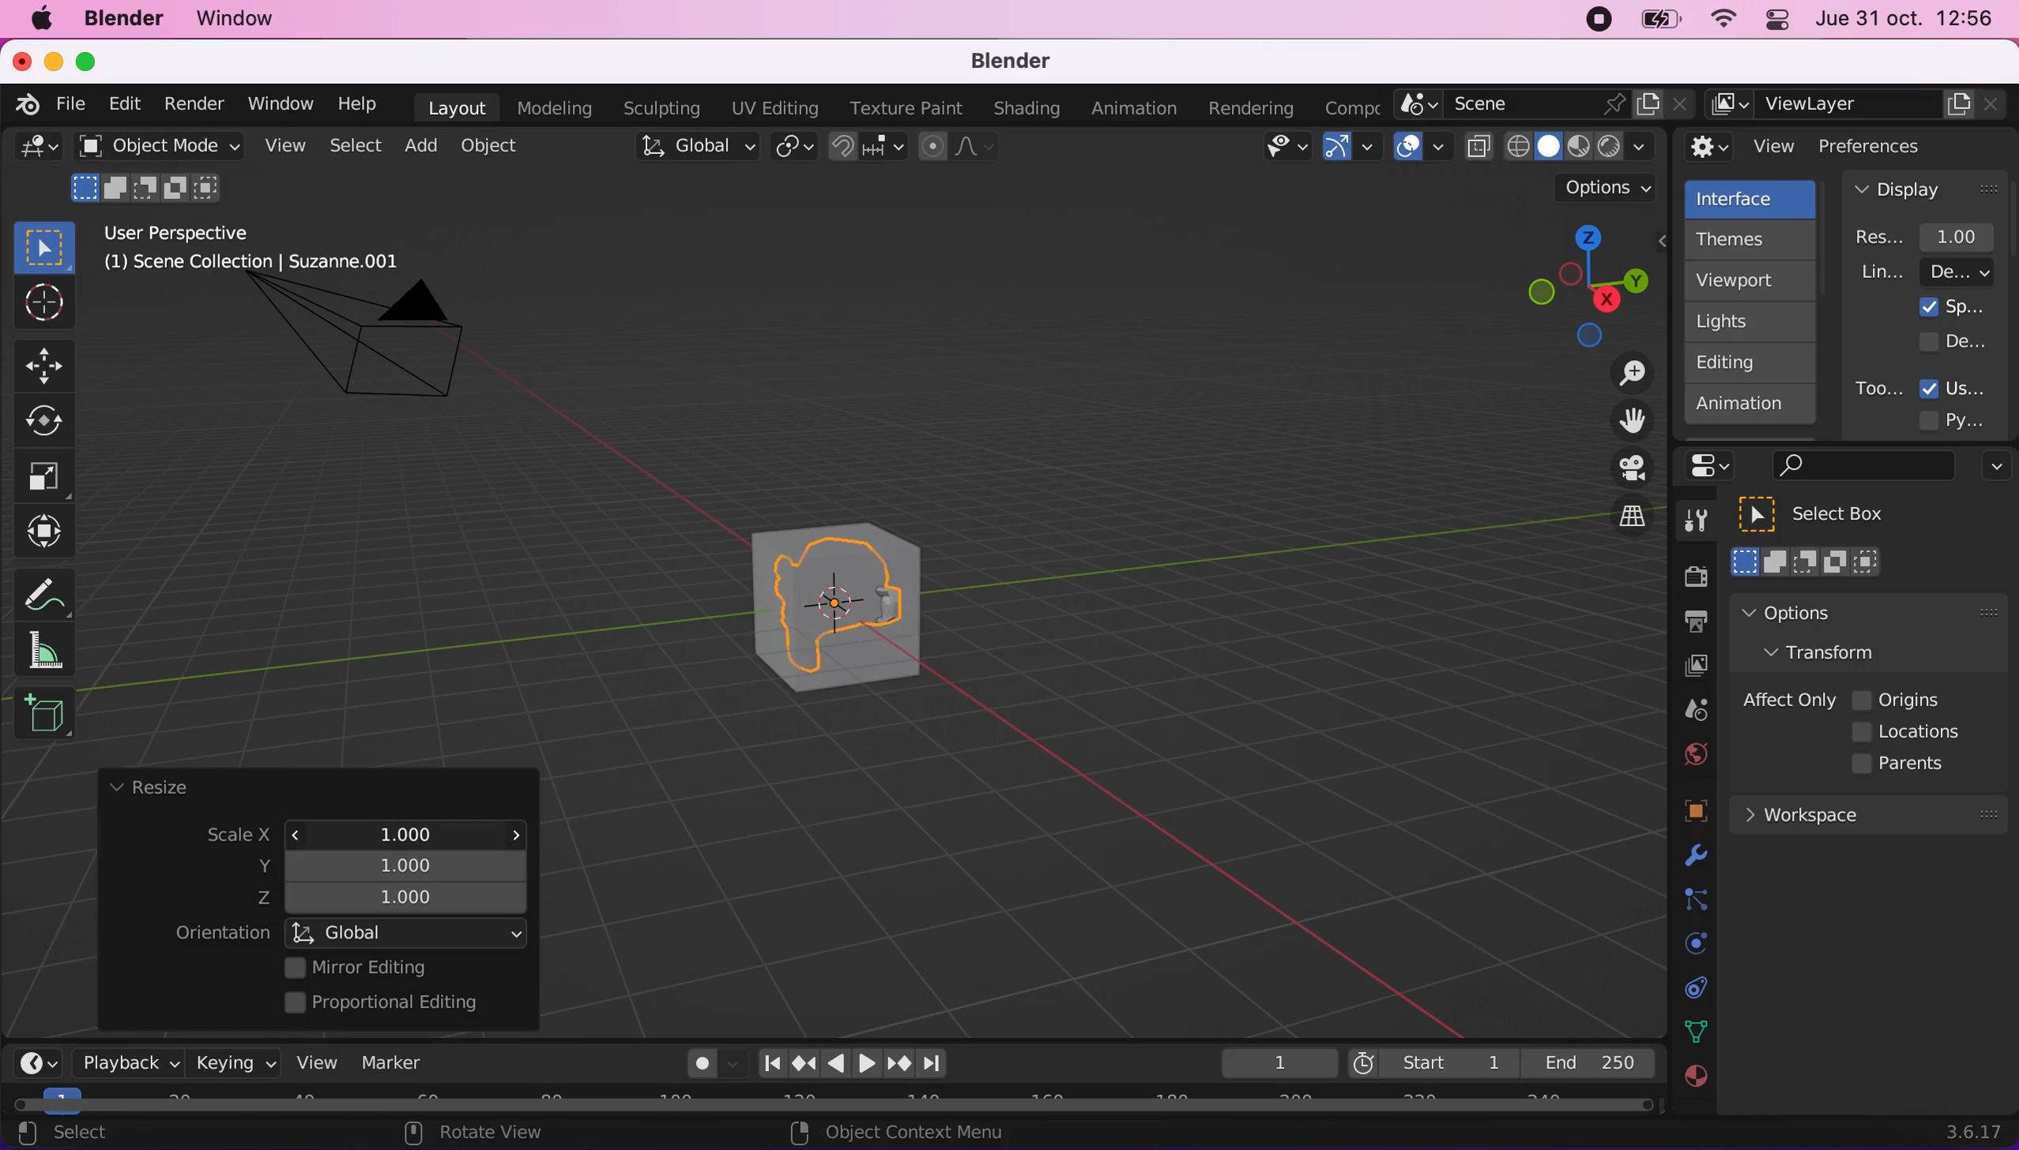 The height and width of the screenshot is (1150, 2019). Describe the element at coordinates (45, 477) in the screenshot. I see `` at that location.